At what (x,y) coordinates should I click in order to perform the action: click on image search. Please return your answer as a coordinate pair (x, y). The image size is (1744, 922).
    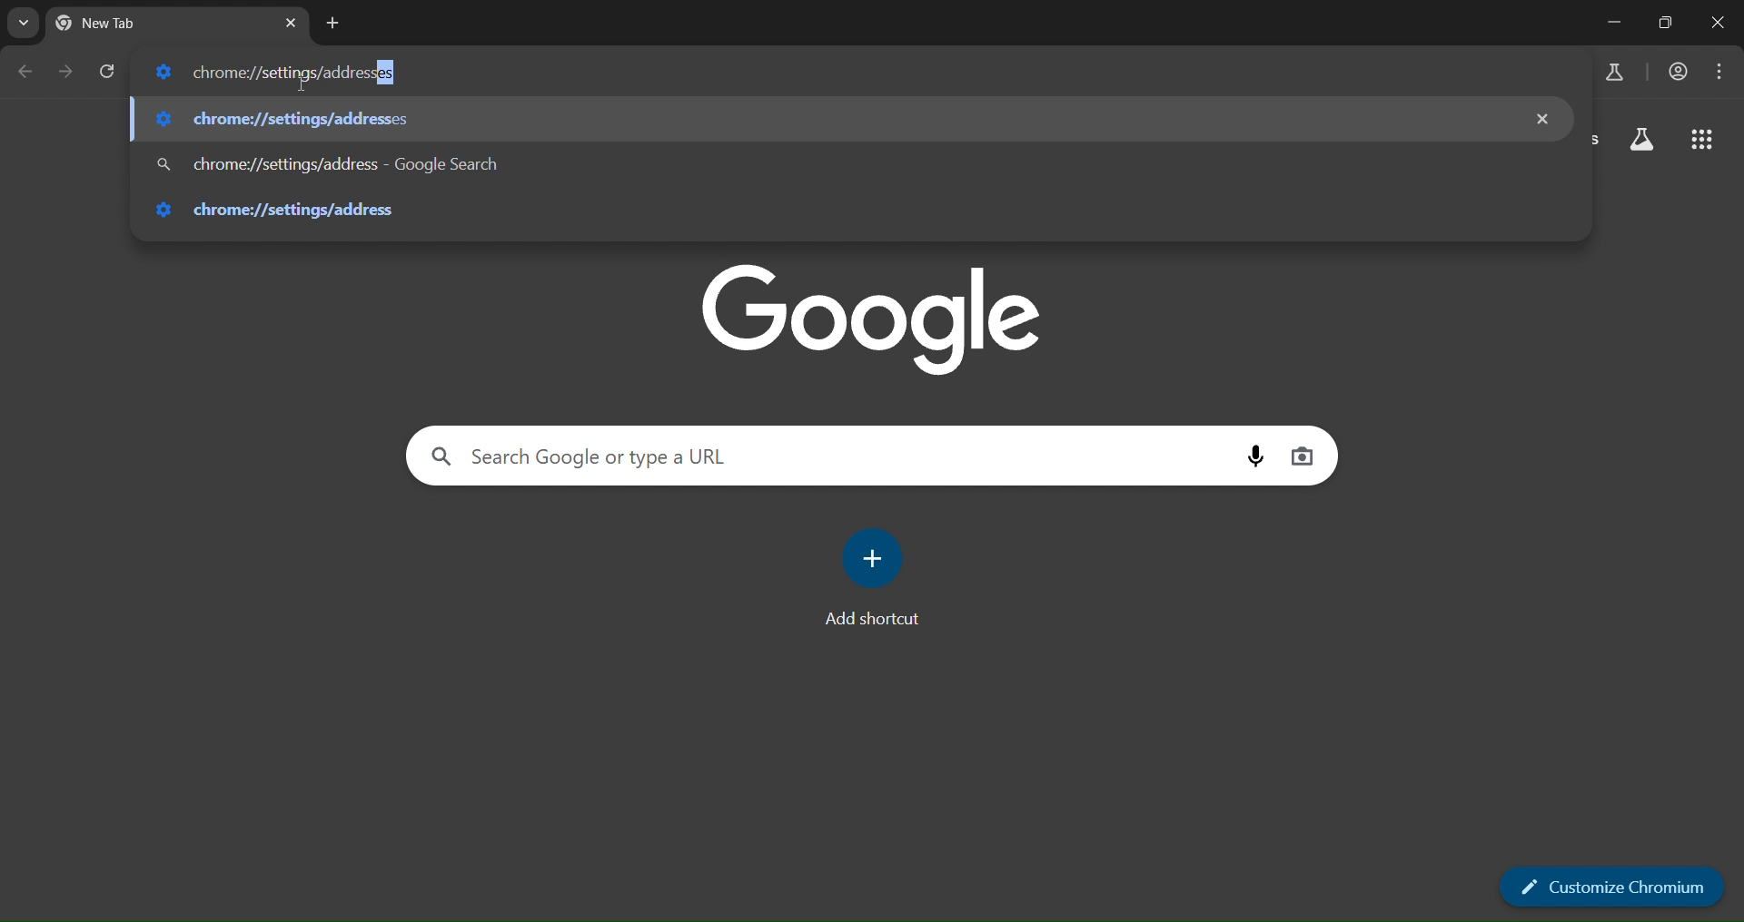
    Looking at the image, I should click on (1303, 458).